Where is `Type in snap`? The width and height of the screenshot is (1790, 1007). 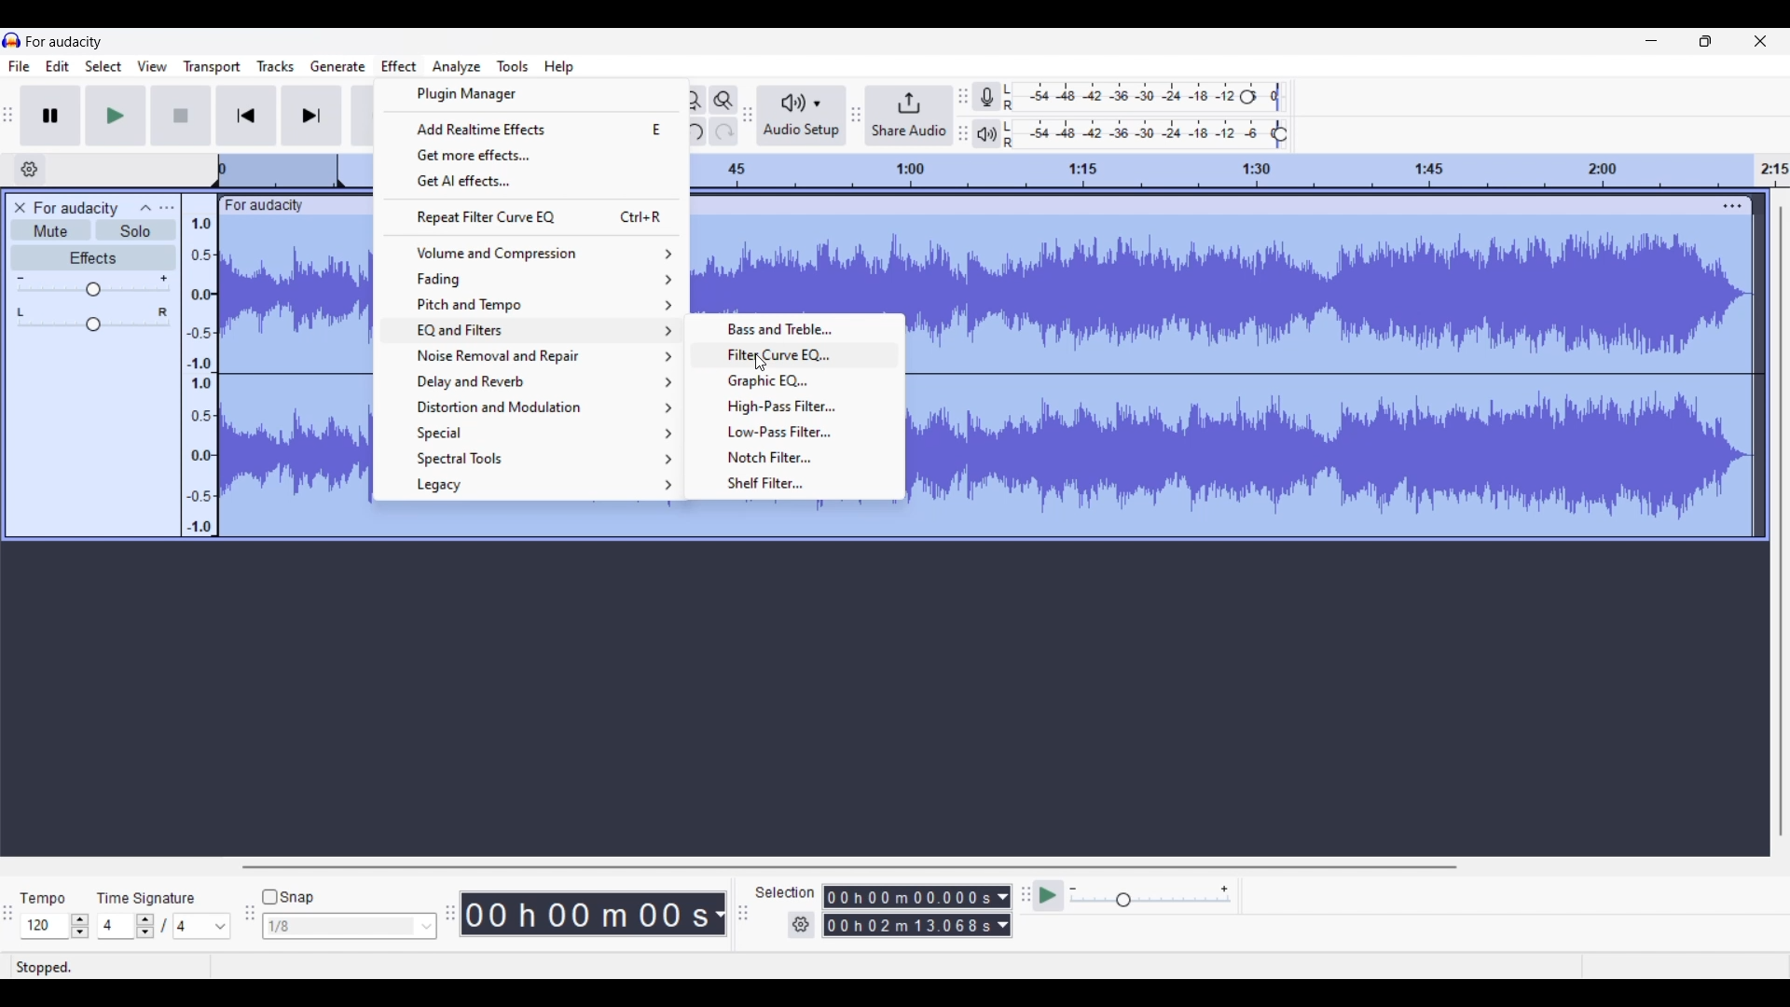
Type in snap is located at coordinates (340, 927).